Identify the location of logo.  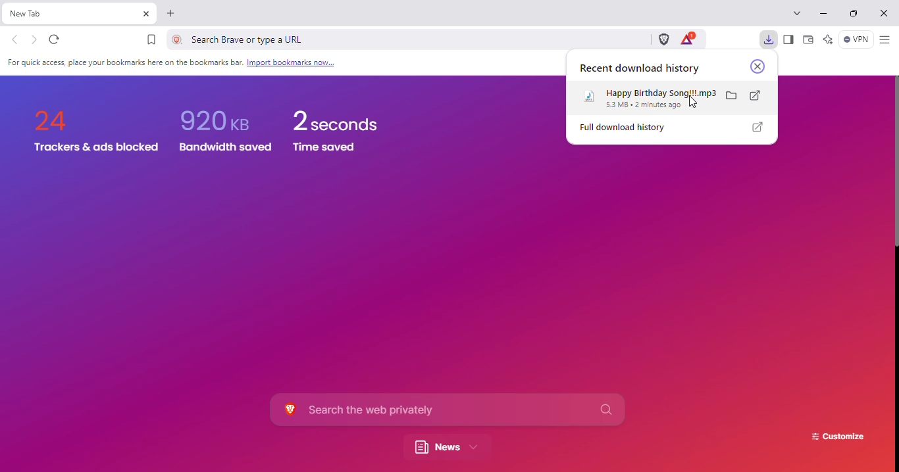
(587, 99).